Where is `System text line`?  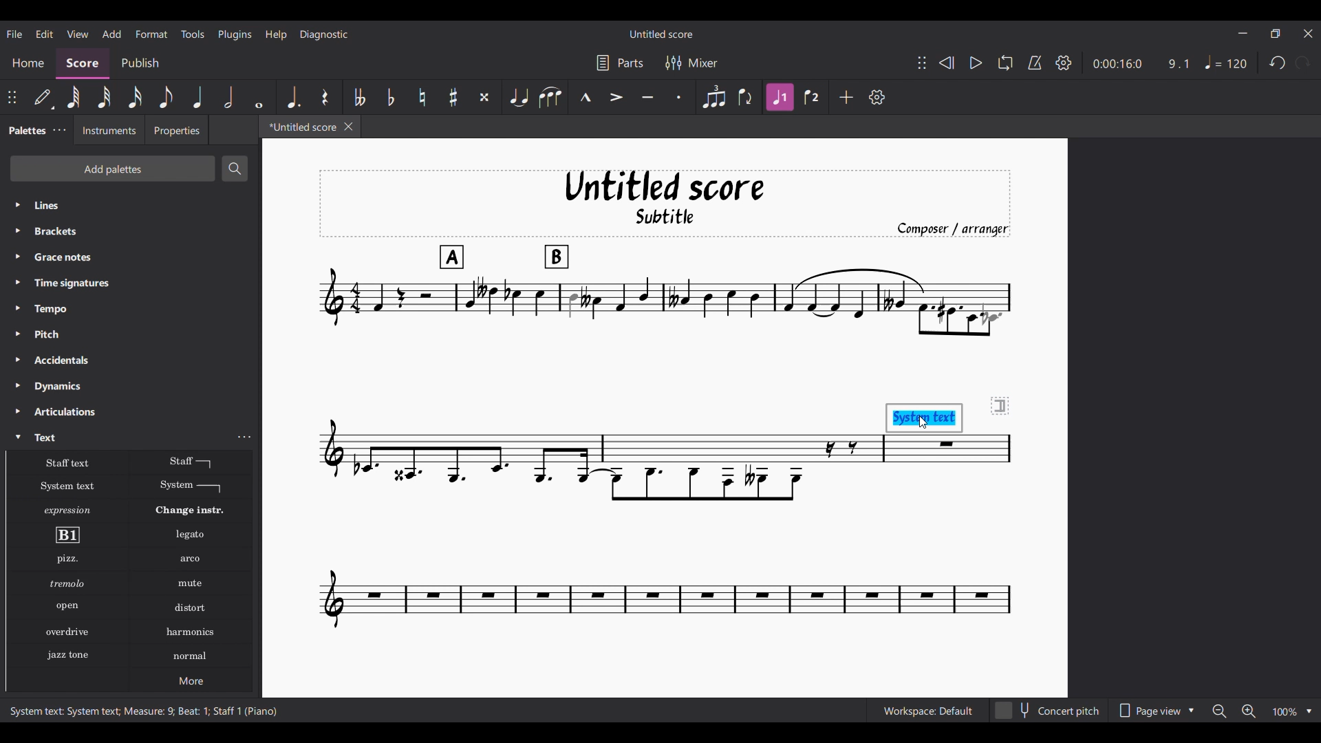
System text line is located at coordinates (191, 486).